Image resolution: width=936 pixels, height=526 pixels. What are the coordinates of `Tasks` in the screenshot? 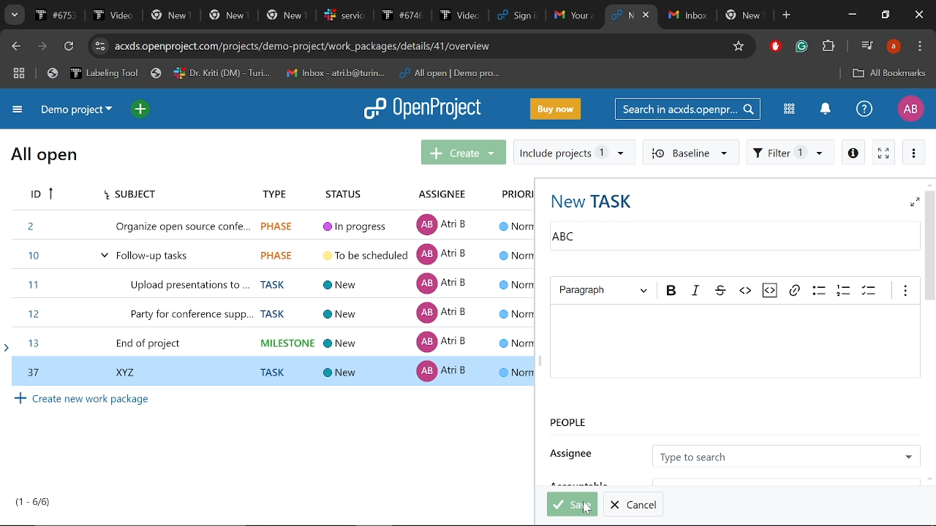 It's located at (34, 502).